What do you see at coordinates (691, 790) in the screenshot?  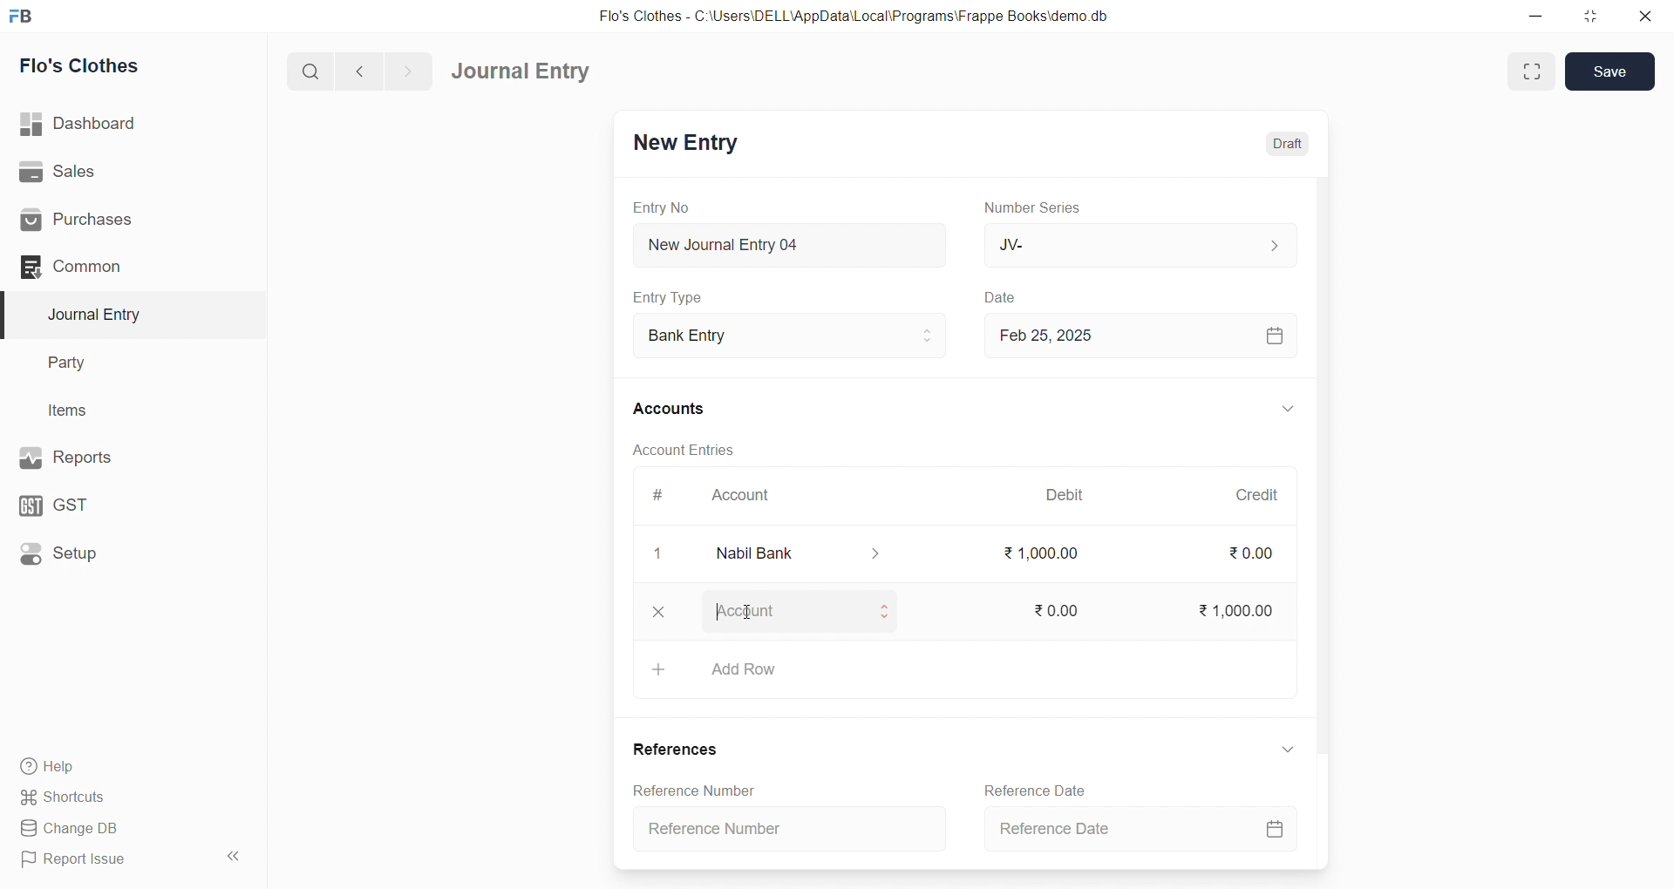 I see `Reference Number` at bounding box center [691, 790].